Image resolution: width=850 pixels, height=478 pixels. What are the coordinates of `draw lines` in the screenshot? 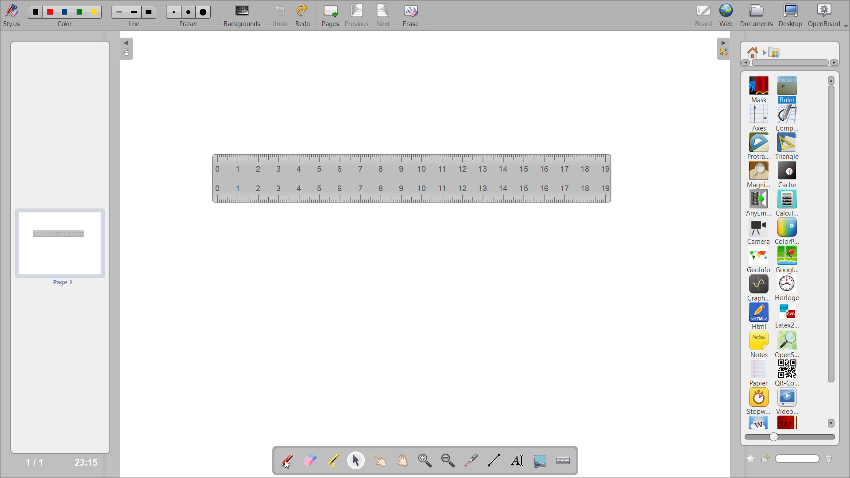 It's located at (493, 460).